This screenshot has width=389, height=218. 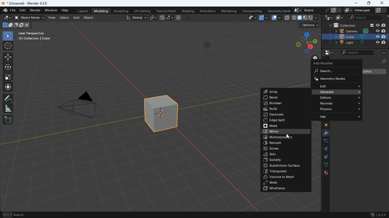 I want to click on modeling, so click(x=102, y=11).